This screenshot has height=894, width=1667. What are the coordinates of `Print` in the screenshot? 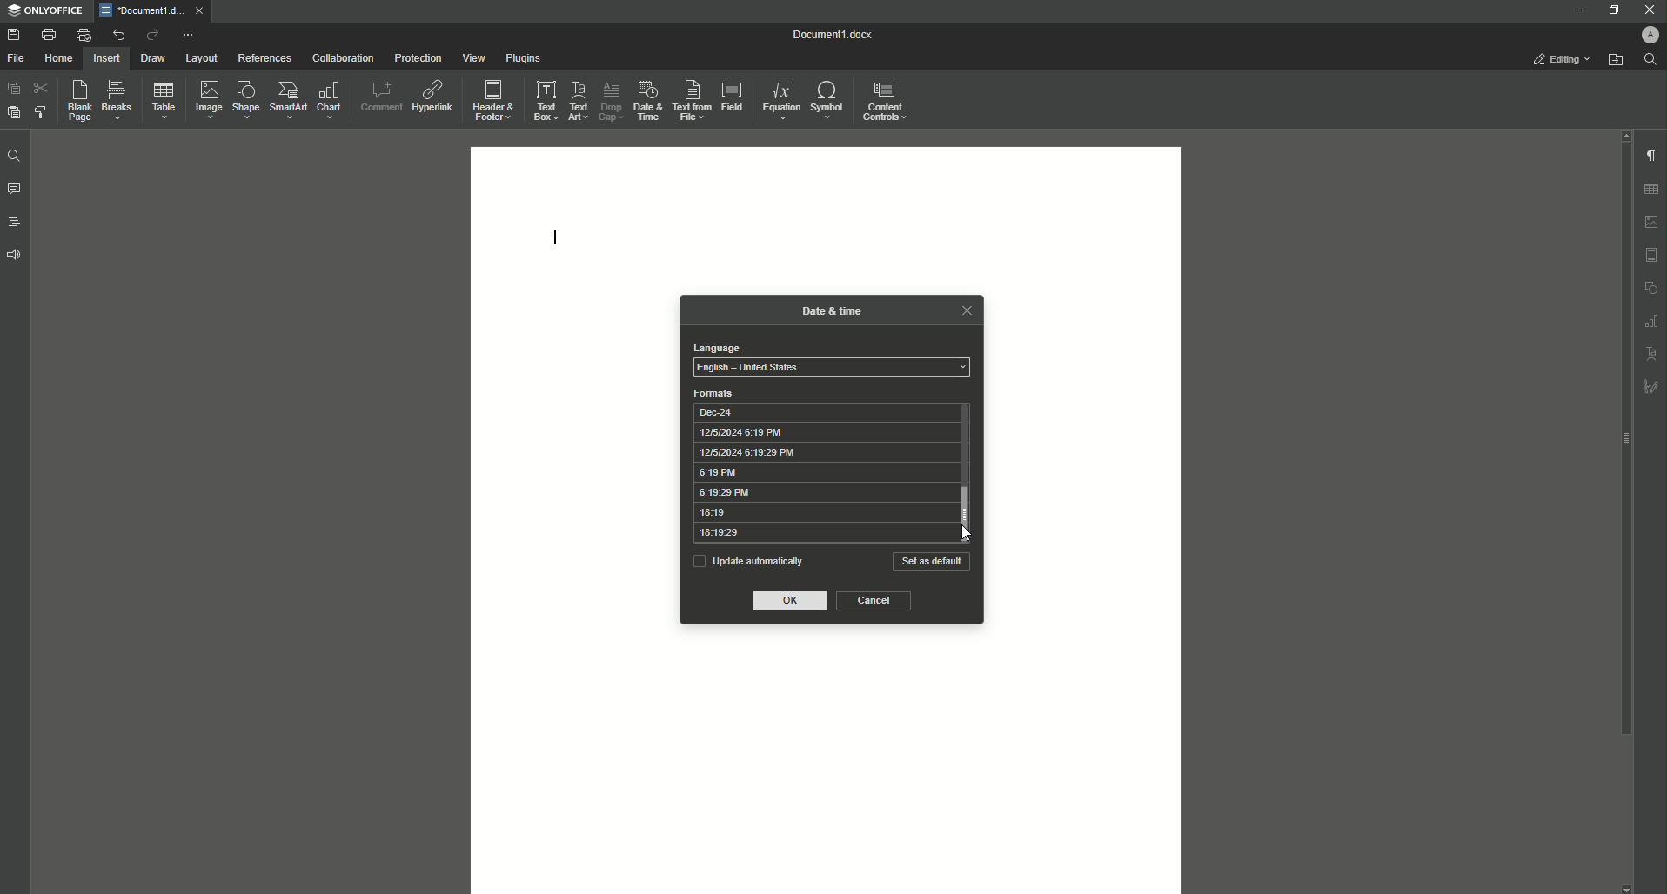 It's located at (48, 34).